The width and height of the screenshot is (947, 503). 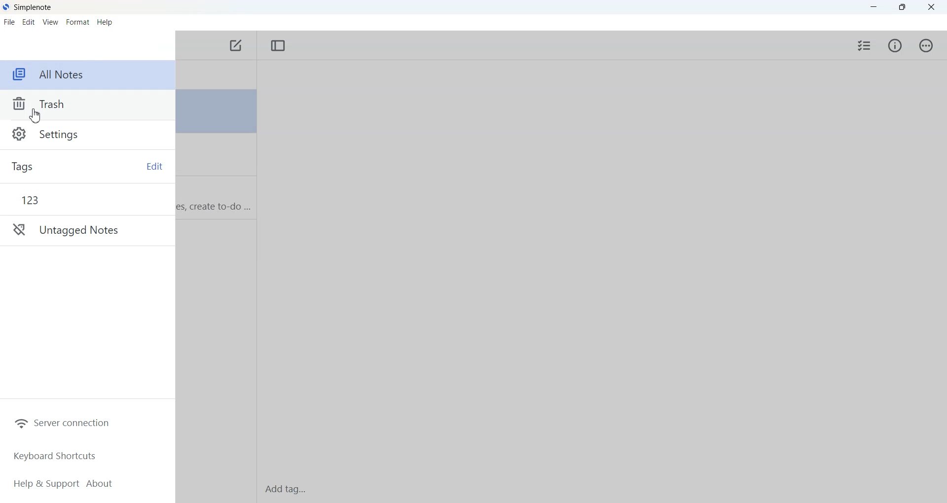 I want to click on Actions, so click(x=926, y=45).